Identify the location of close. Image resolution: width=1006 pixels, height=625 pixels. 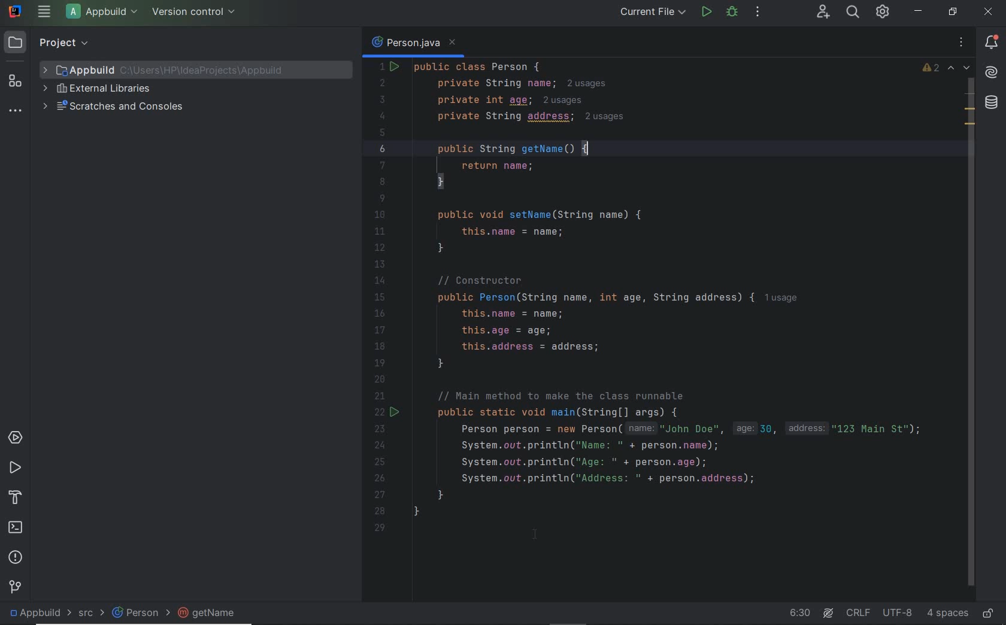
(989, 12).